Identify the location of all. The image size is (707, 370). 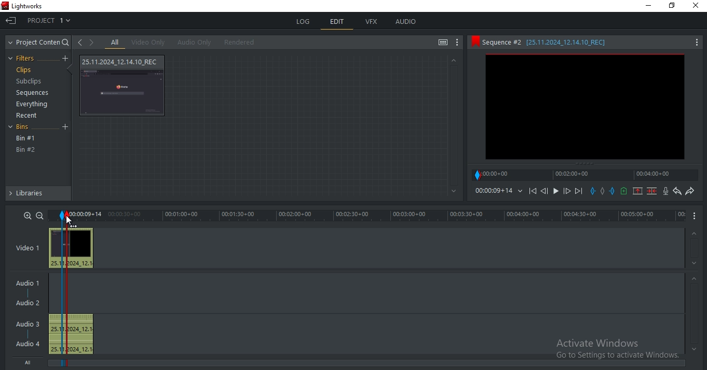
(115, 42).